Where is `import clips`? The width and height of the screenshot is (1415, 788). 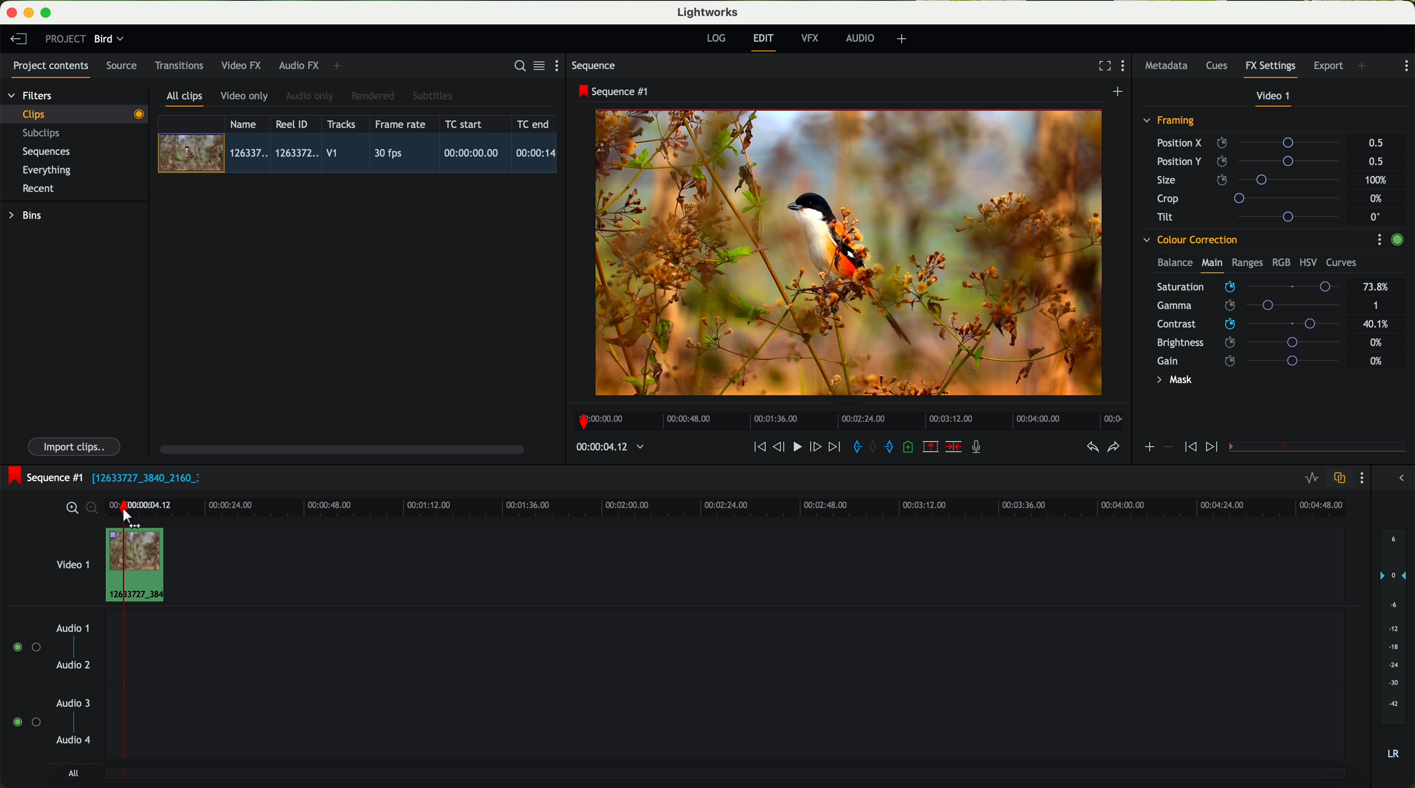 import clips is located at coordinates (76, 446).